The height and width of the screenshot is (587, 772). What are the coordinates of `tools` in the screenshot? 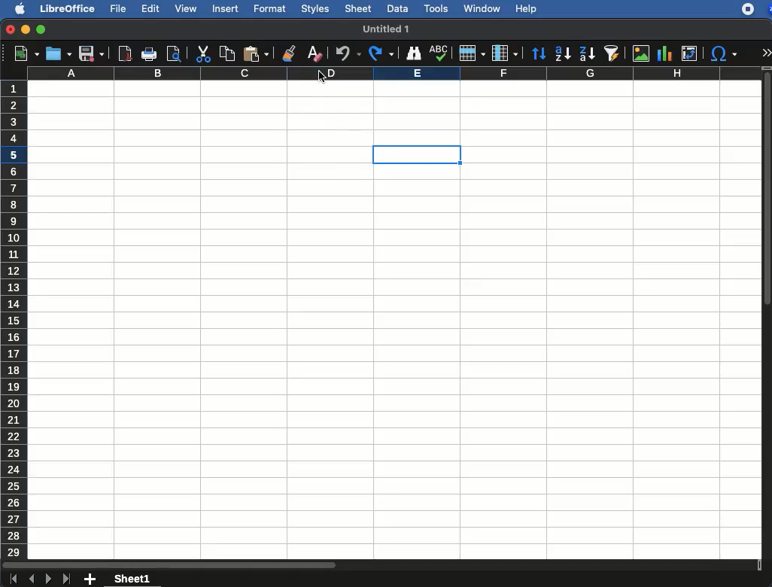 It's located at (435, 8).